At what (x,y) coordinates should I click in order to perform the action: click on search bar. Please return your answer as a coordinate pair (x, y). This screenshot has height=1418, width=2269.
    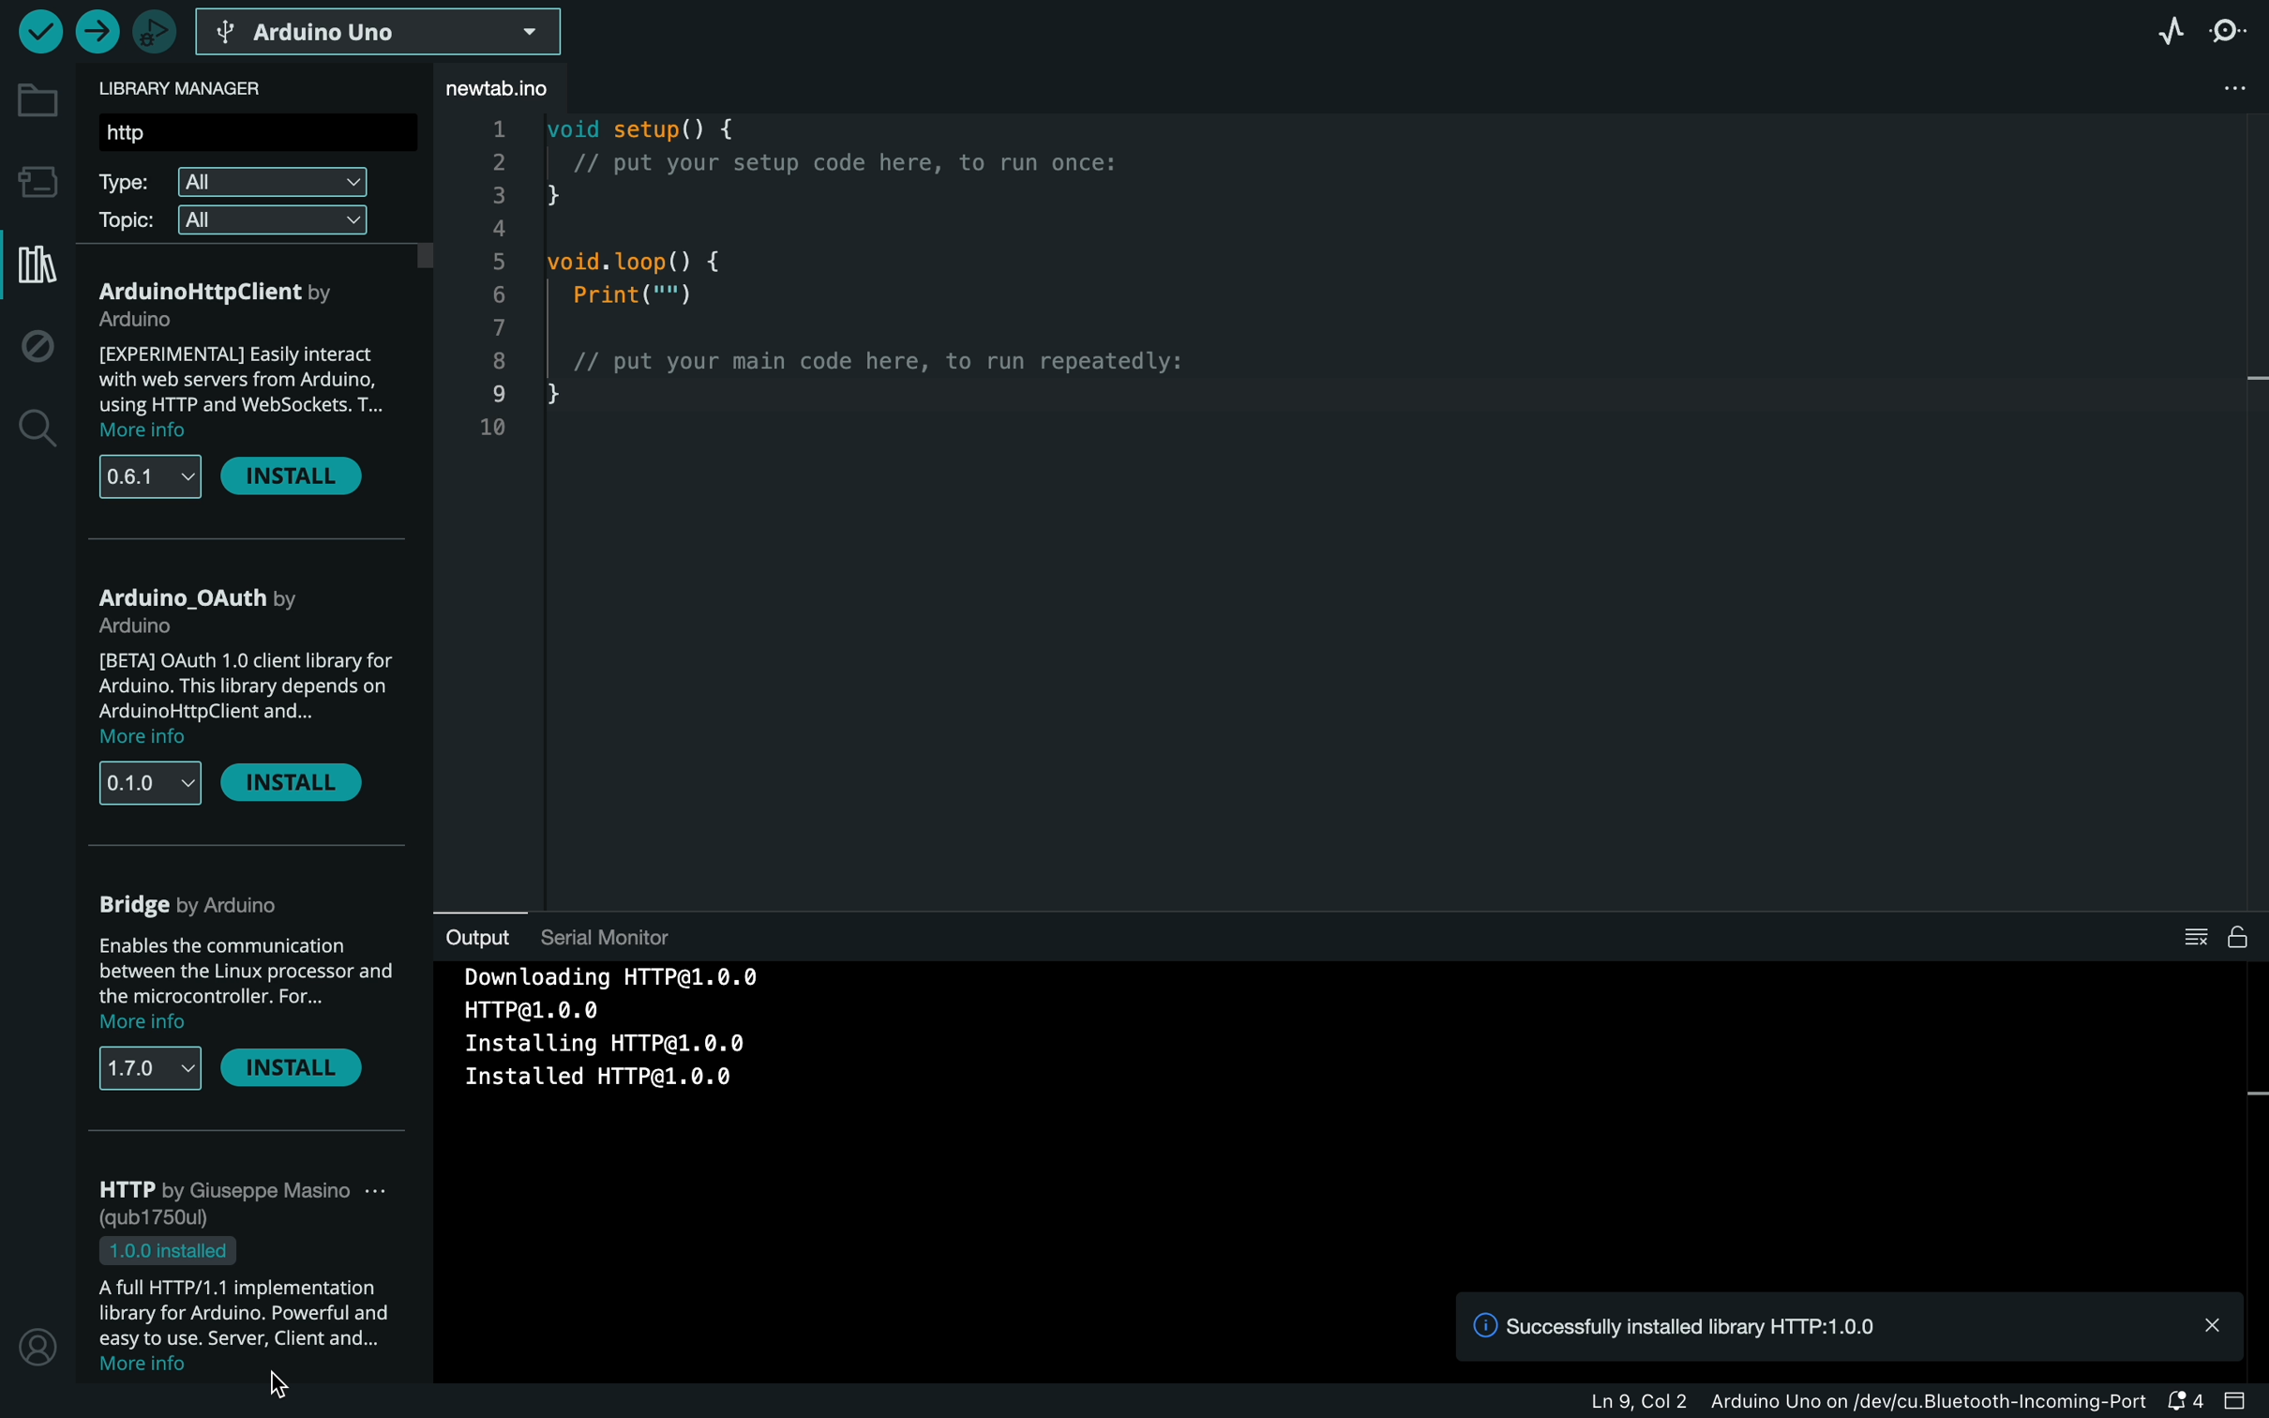
    Looking at the image, I should click on (260, 135).